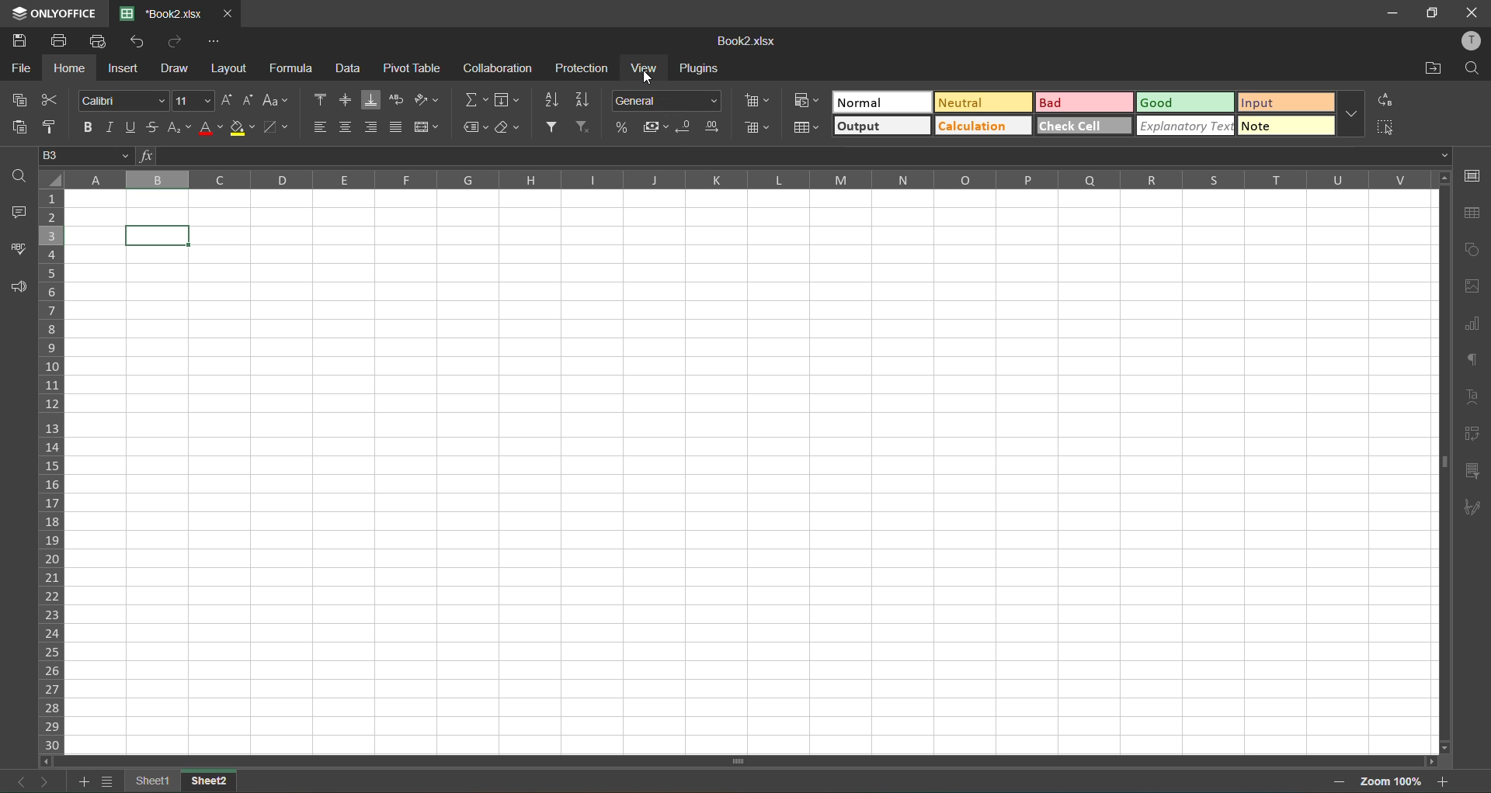 This screenshot has width=1491, height=793. What do you see at coordinates (647, 69) in the screenshot?
I see `view` at bounding box center [647, 69].